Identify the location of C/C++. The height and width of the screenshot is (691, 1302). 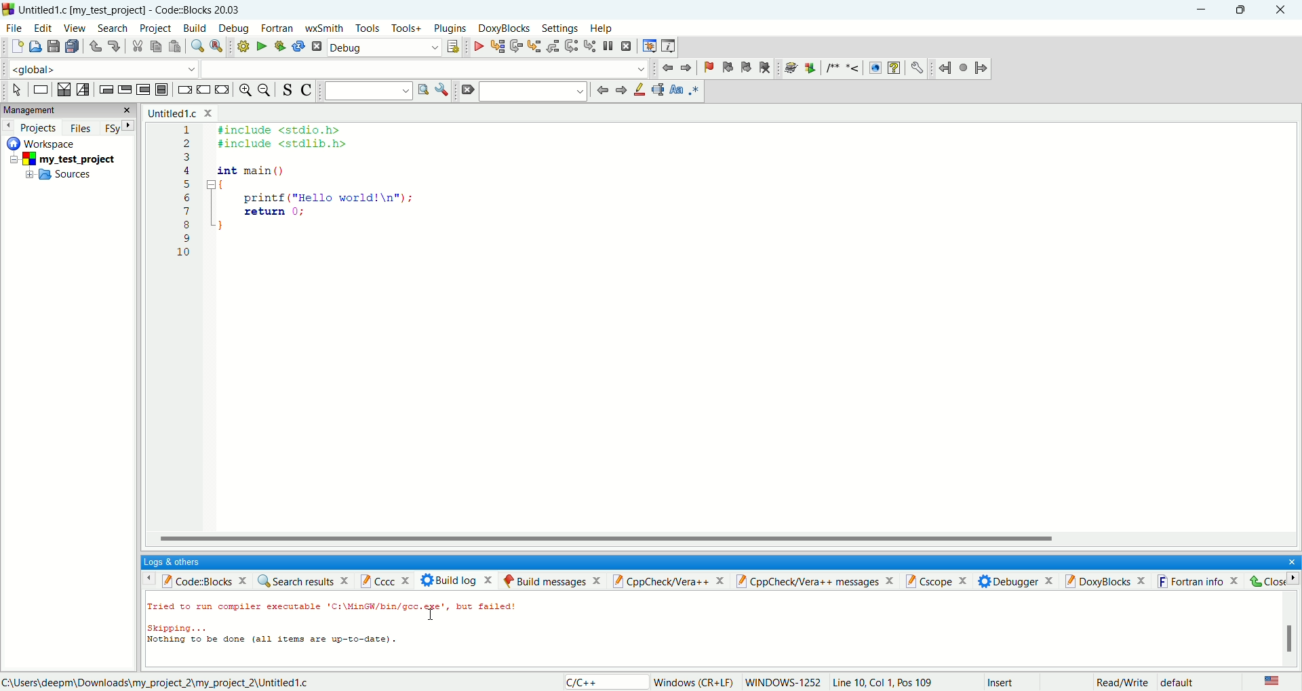
(603, 682).